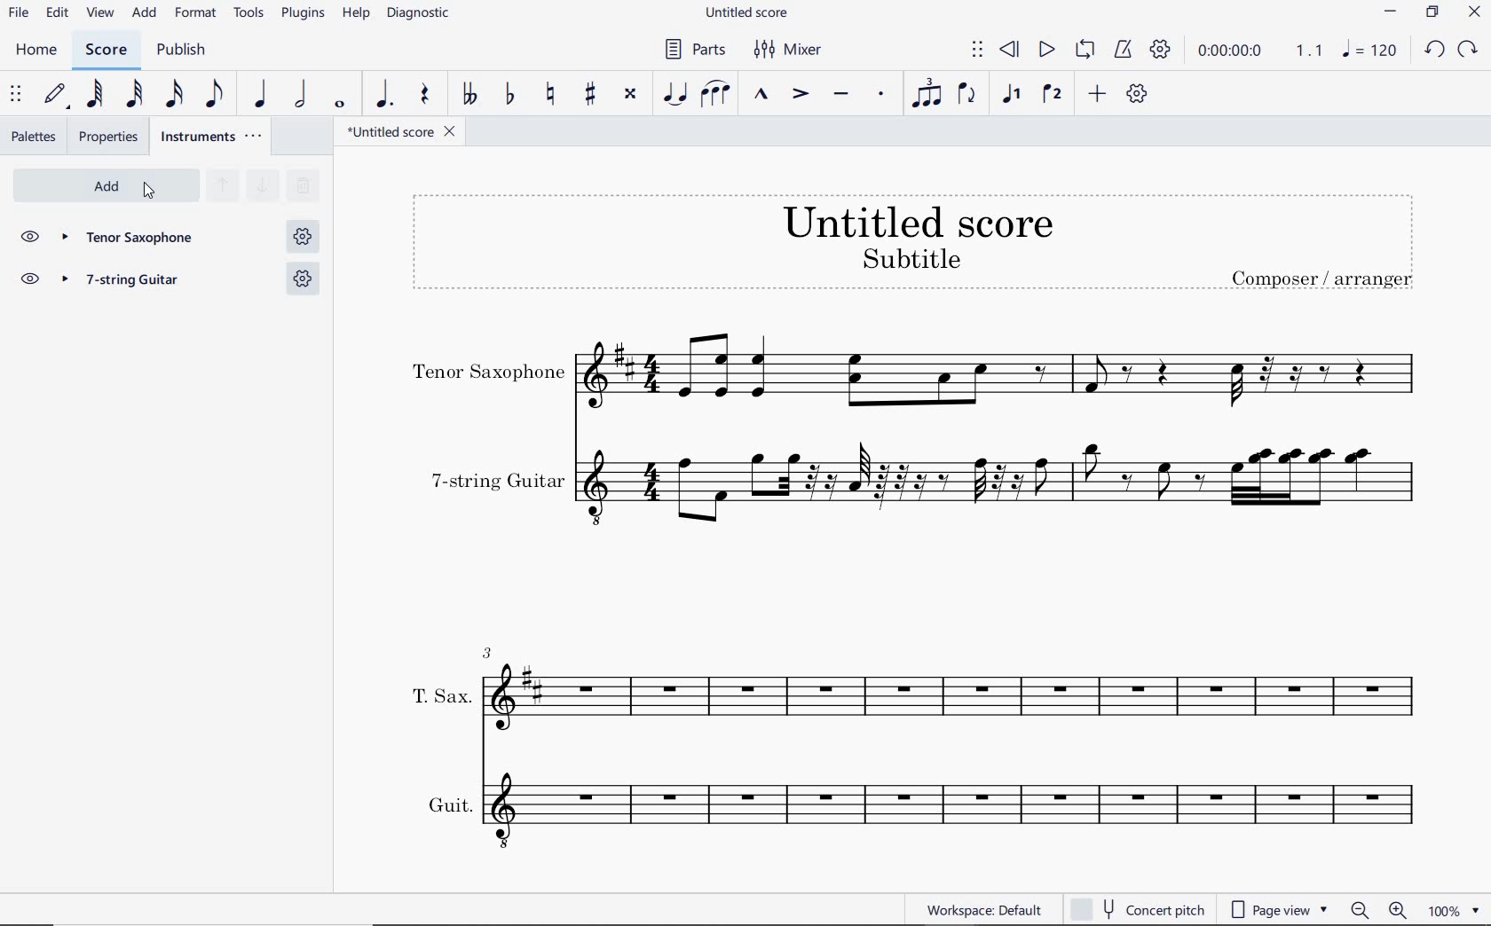 This screenshot has width=1491, height=926. What do you see at coordinates (1122, 51) in the screenshot?
I see `METRONOME` at bounding box center [1122, 51].